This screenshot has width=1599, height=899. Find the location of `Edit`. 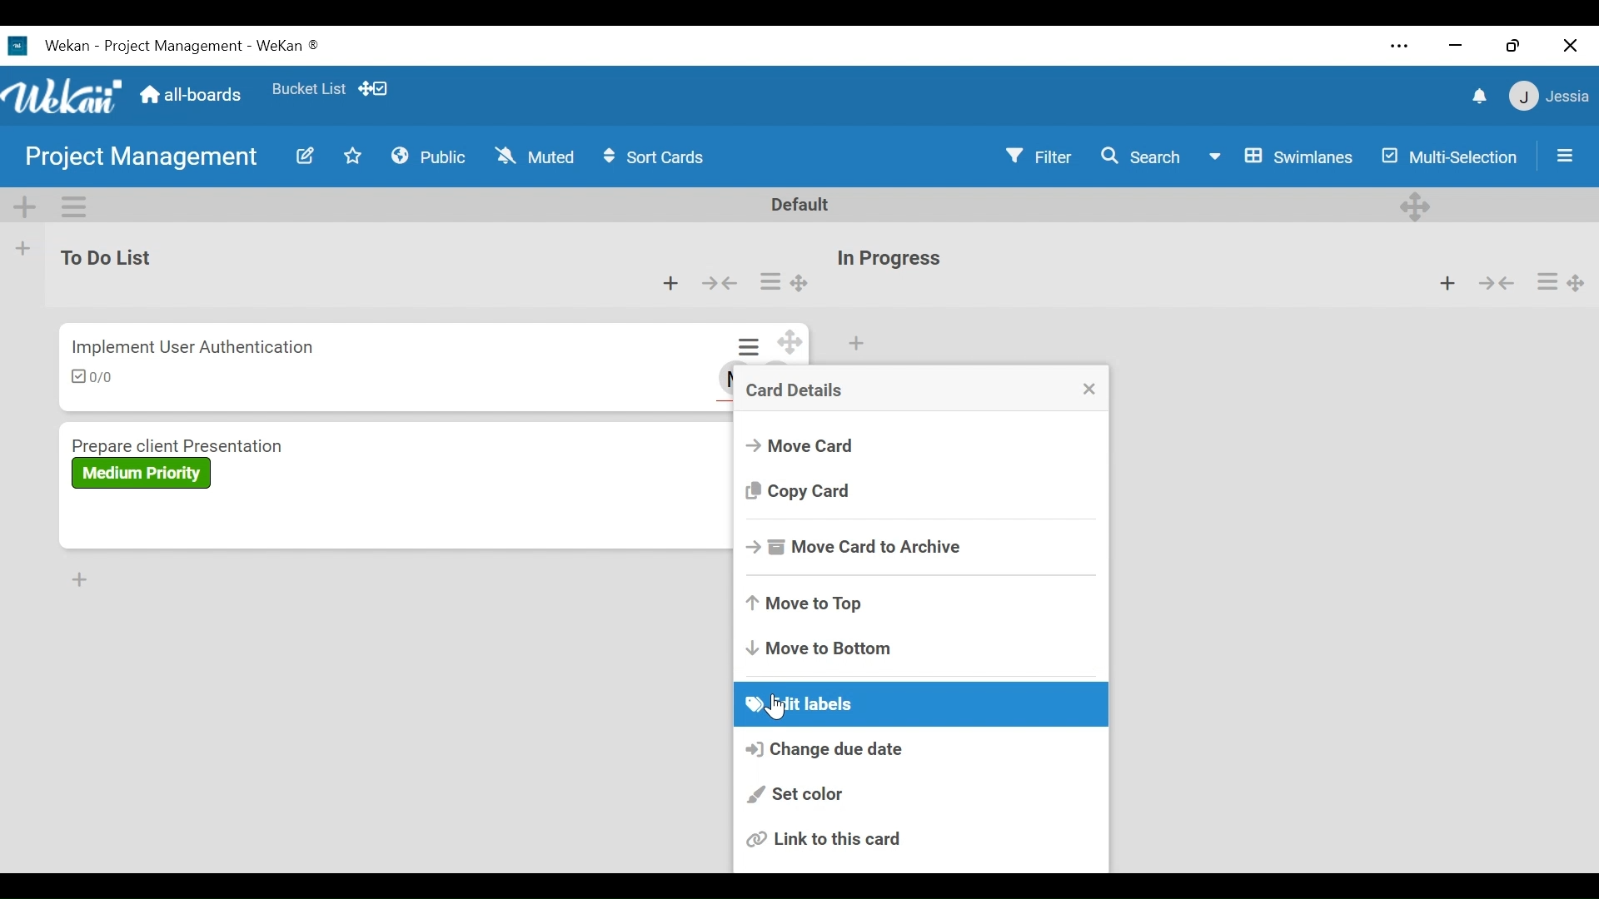

Edit is located at coordinates (304, 156).